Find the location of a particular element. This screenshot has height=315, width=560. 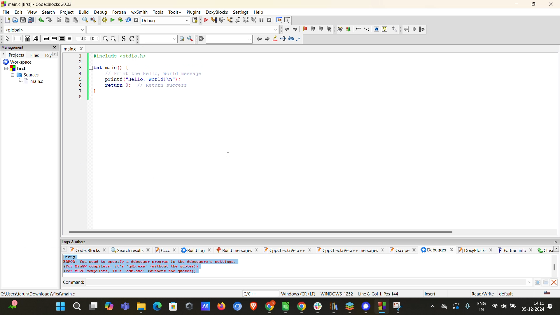

line number is located at coordinates (79, 76).